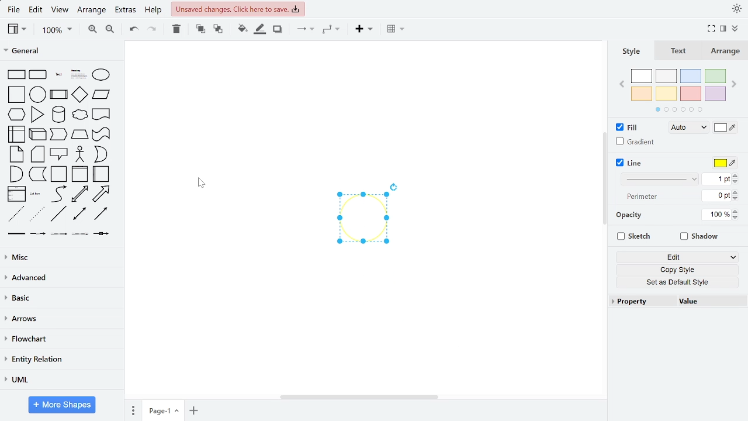 The height and width of the screenshot is (421, 748). I want to click on entity relation, so click(60, 360).